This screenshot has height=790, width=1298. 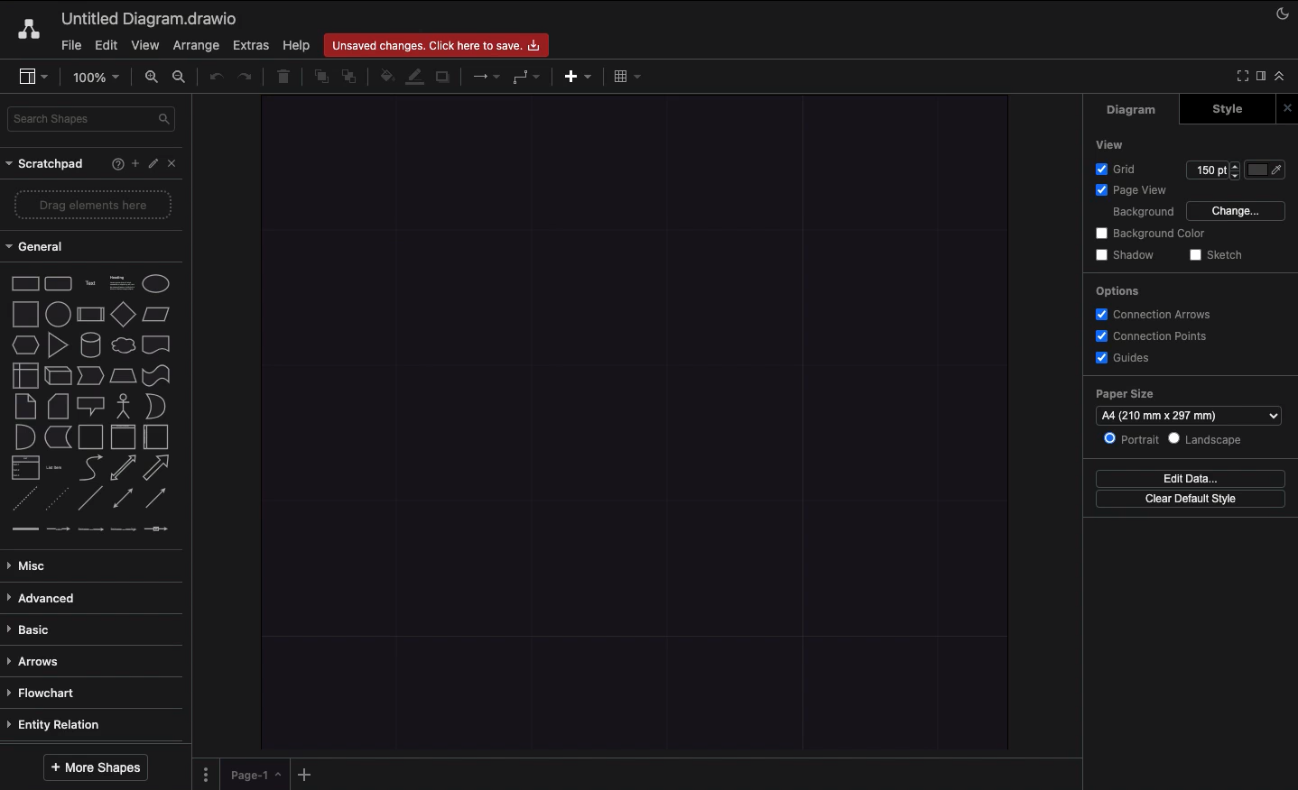 I want to click on Search shapes, so click(x=91, y=120).